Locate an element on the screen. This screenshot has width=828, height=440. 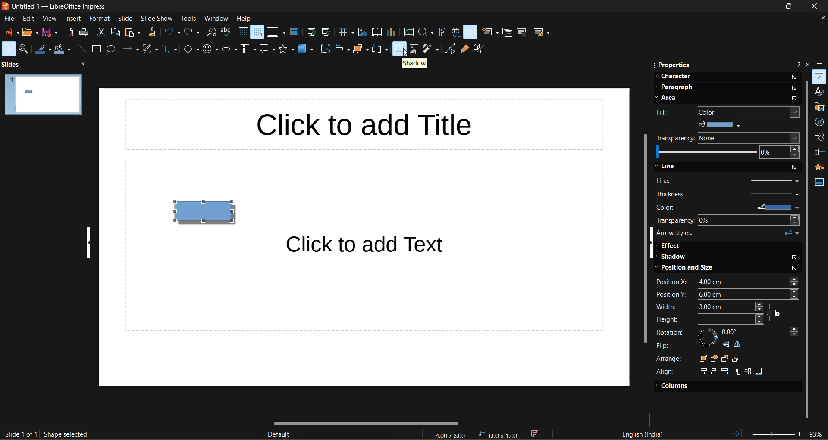
4.30/6.00 is located at coordinates (447, 435).